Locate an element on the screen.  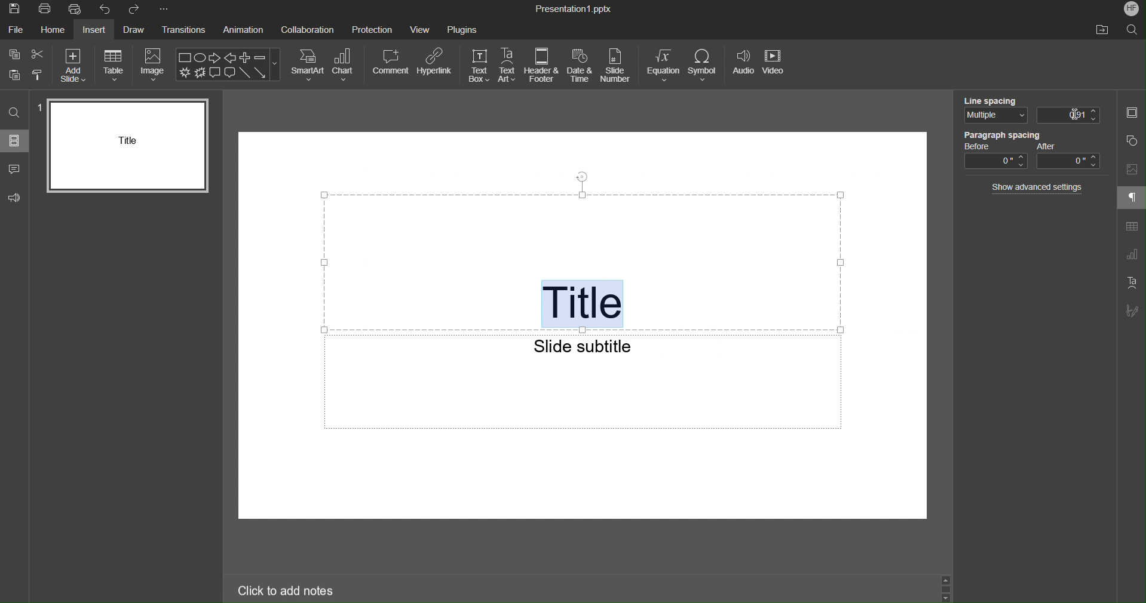
Paste is located at coordinates (13, 76).